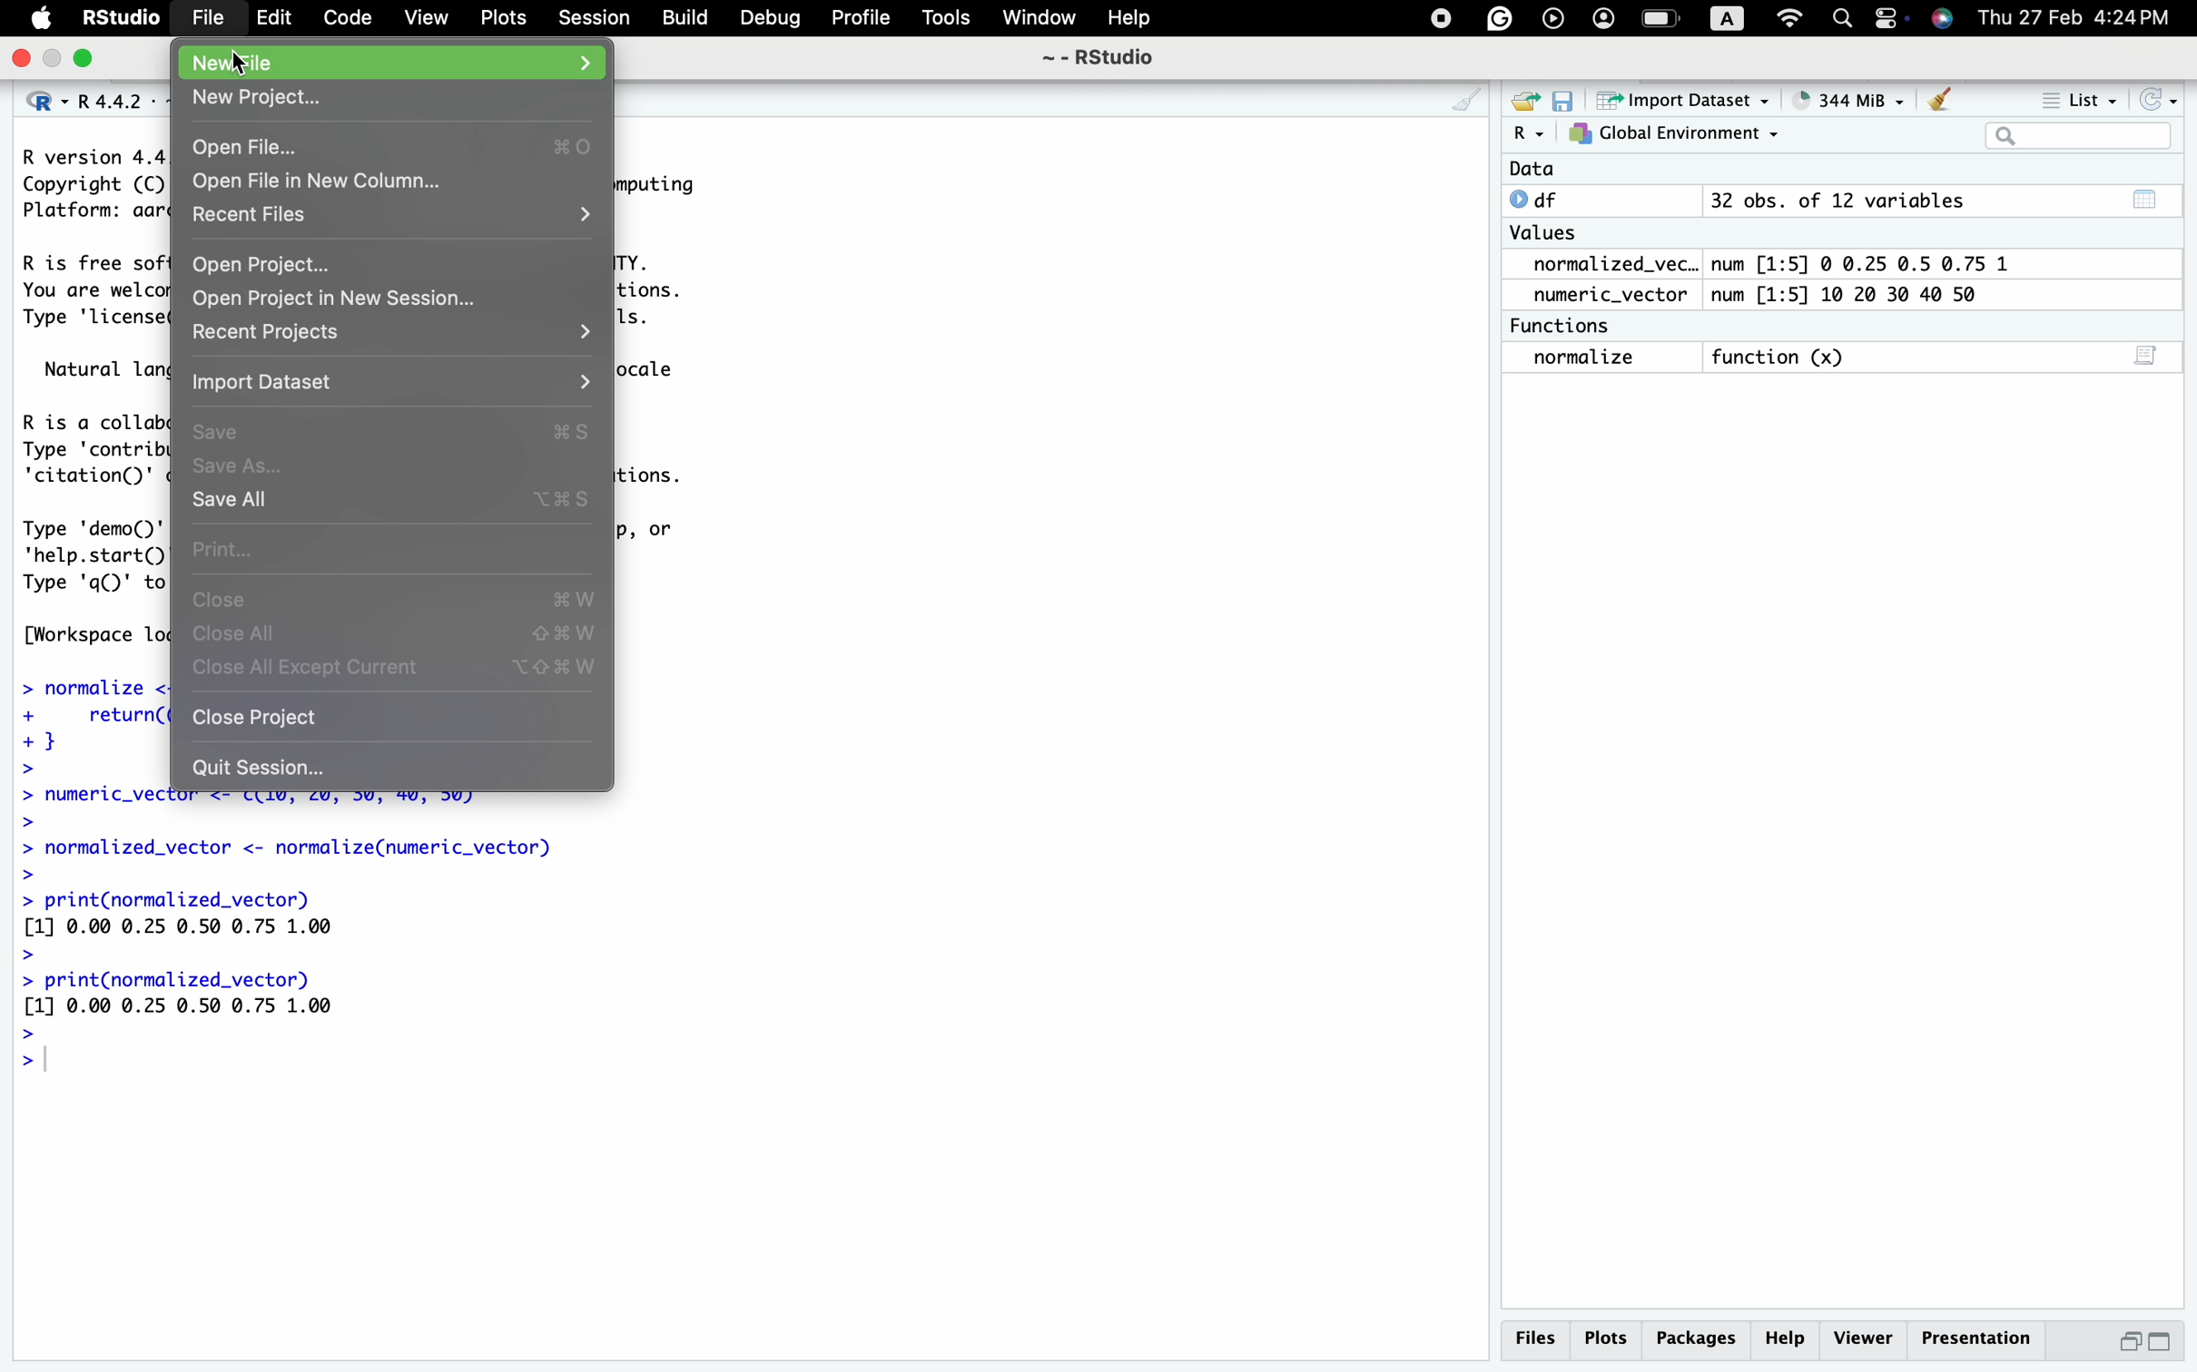  Describe the element at coordinates (859, 19) in the screenshot. I see `Profile` at that location.